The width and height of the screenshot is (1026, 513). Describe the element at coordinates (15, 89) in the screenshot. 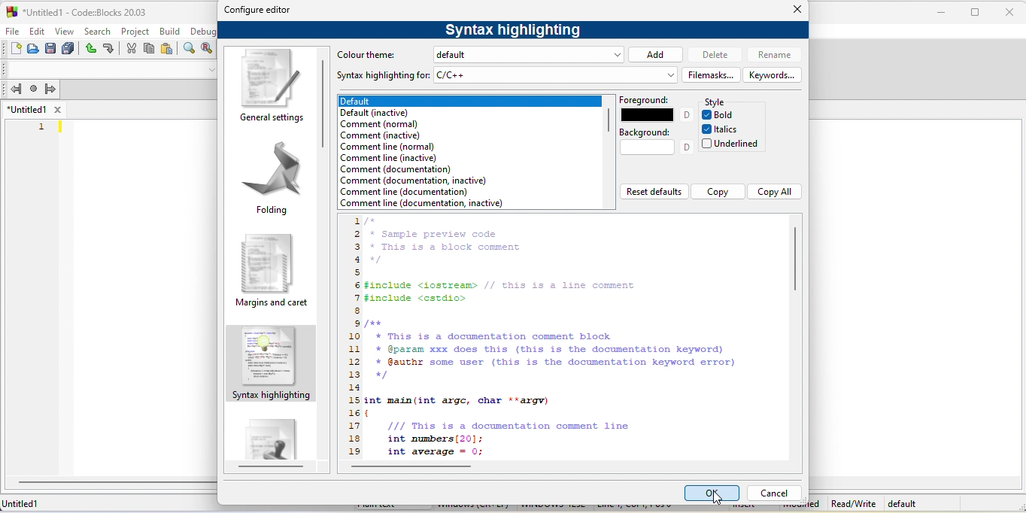

I see `jump back` at that location.